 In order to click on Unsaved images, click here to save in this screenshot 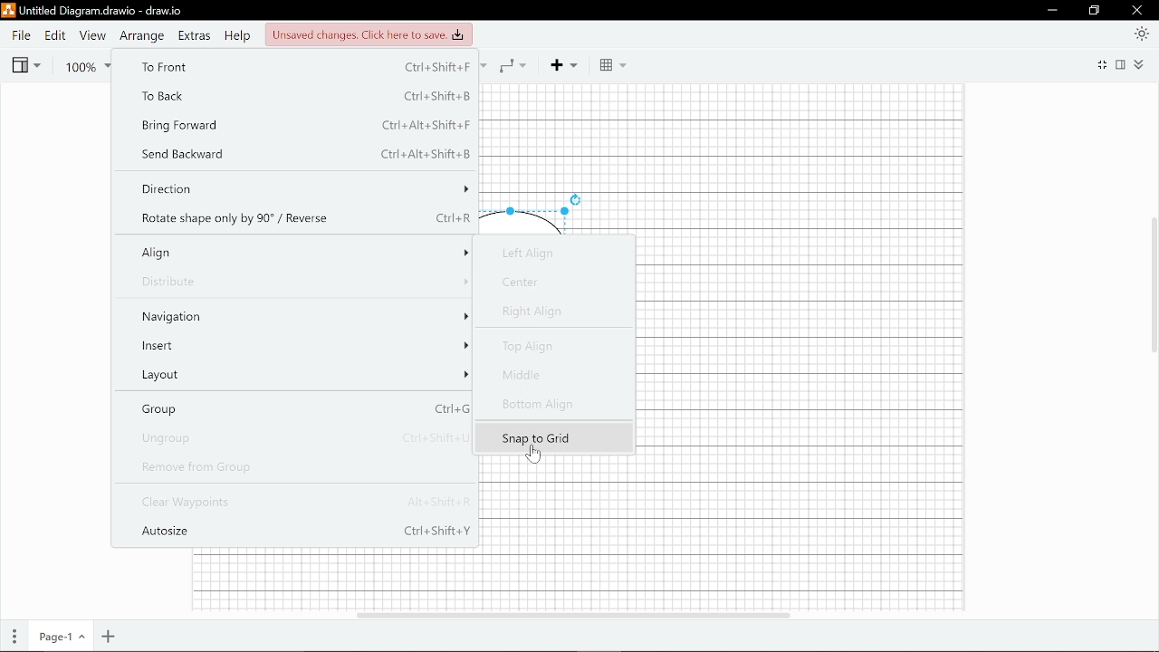, I will do `click(368, 35)`.